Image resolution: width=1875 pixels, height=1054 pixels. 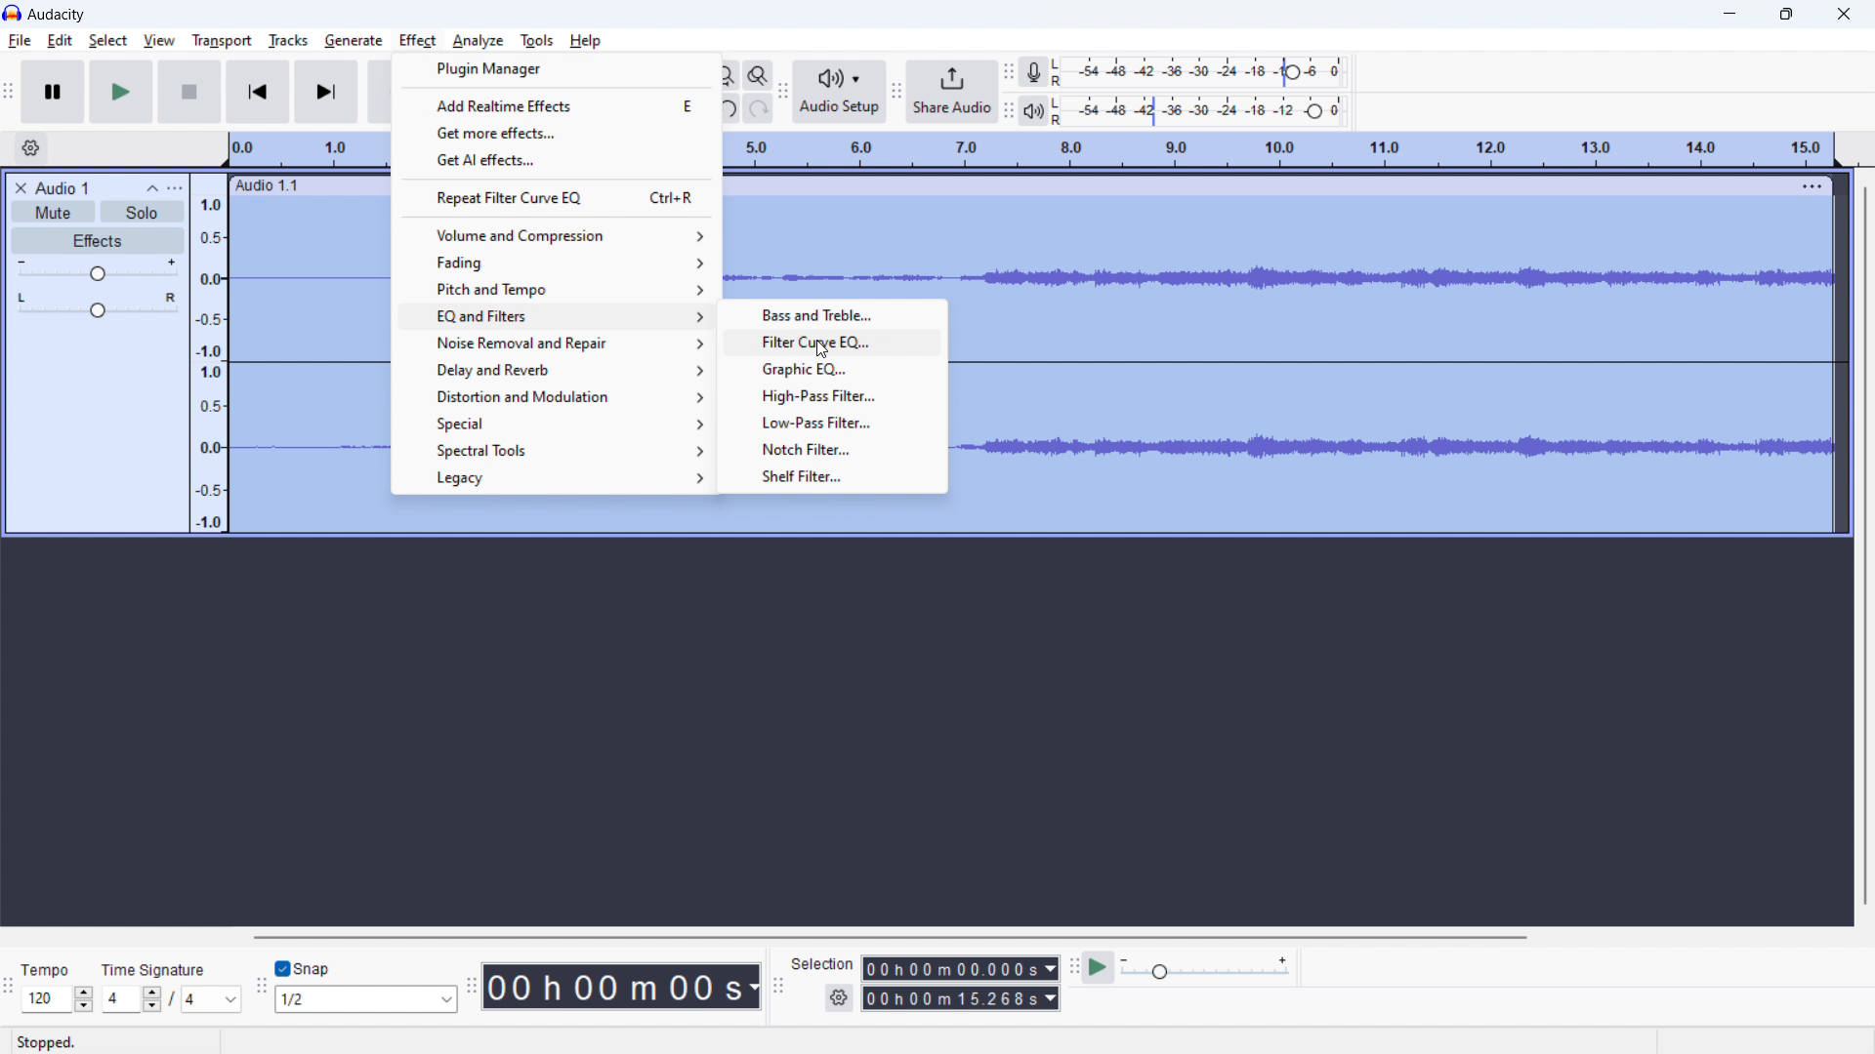 What do you see at coordinates (190, 92) in the screenshot?
I see `stop` at bounding box center [190, 92].